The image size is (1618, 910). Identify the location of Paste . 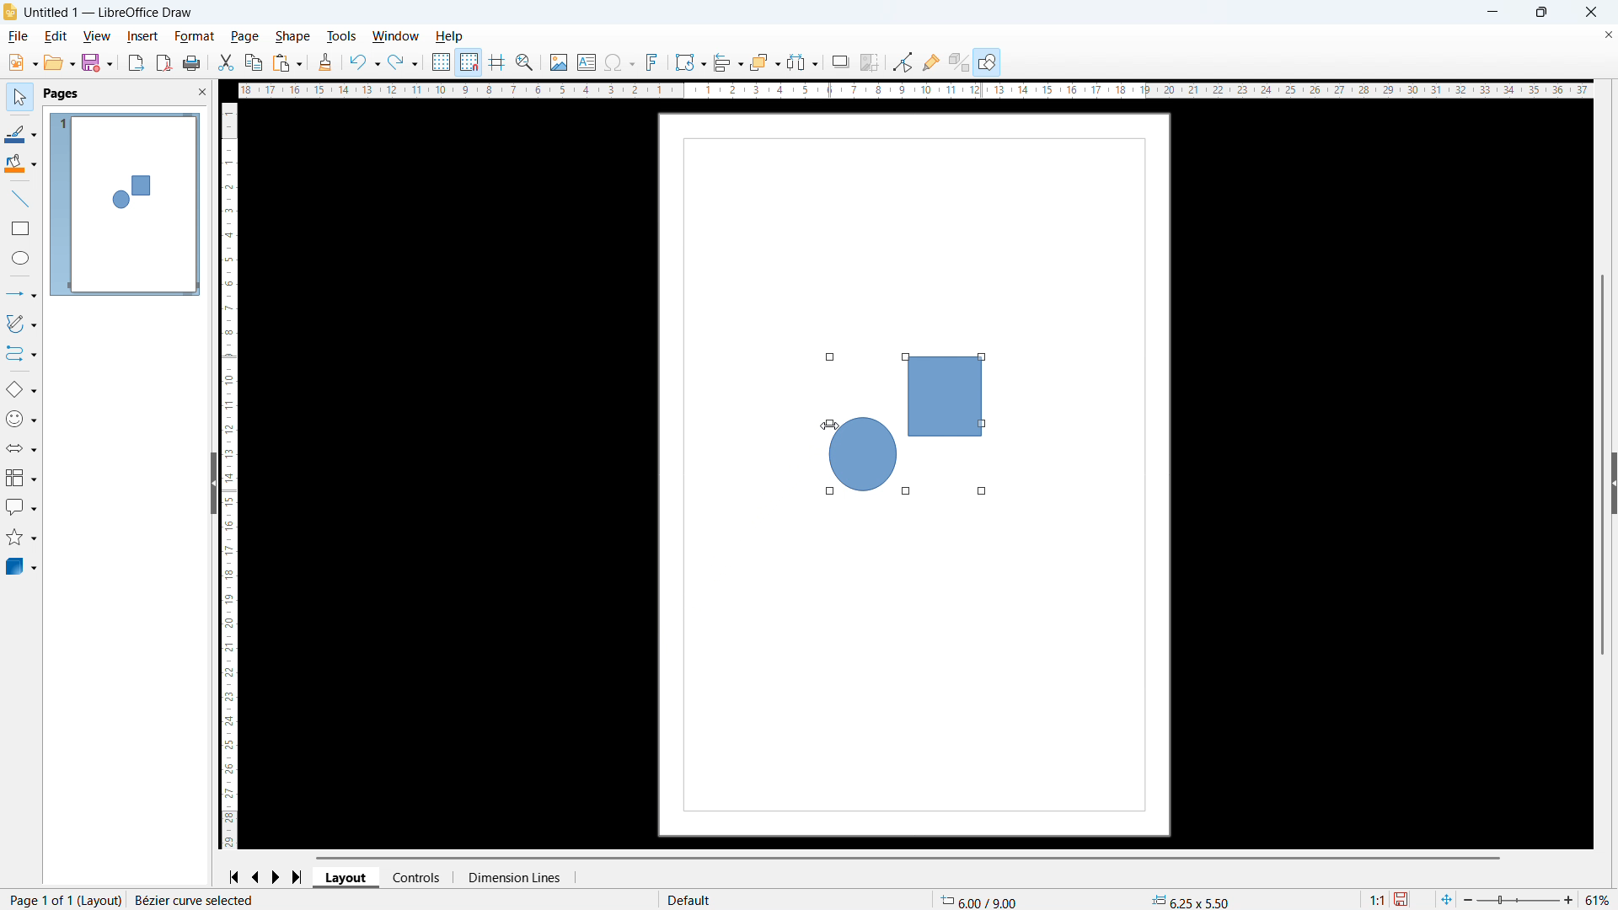
(287, 62).